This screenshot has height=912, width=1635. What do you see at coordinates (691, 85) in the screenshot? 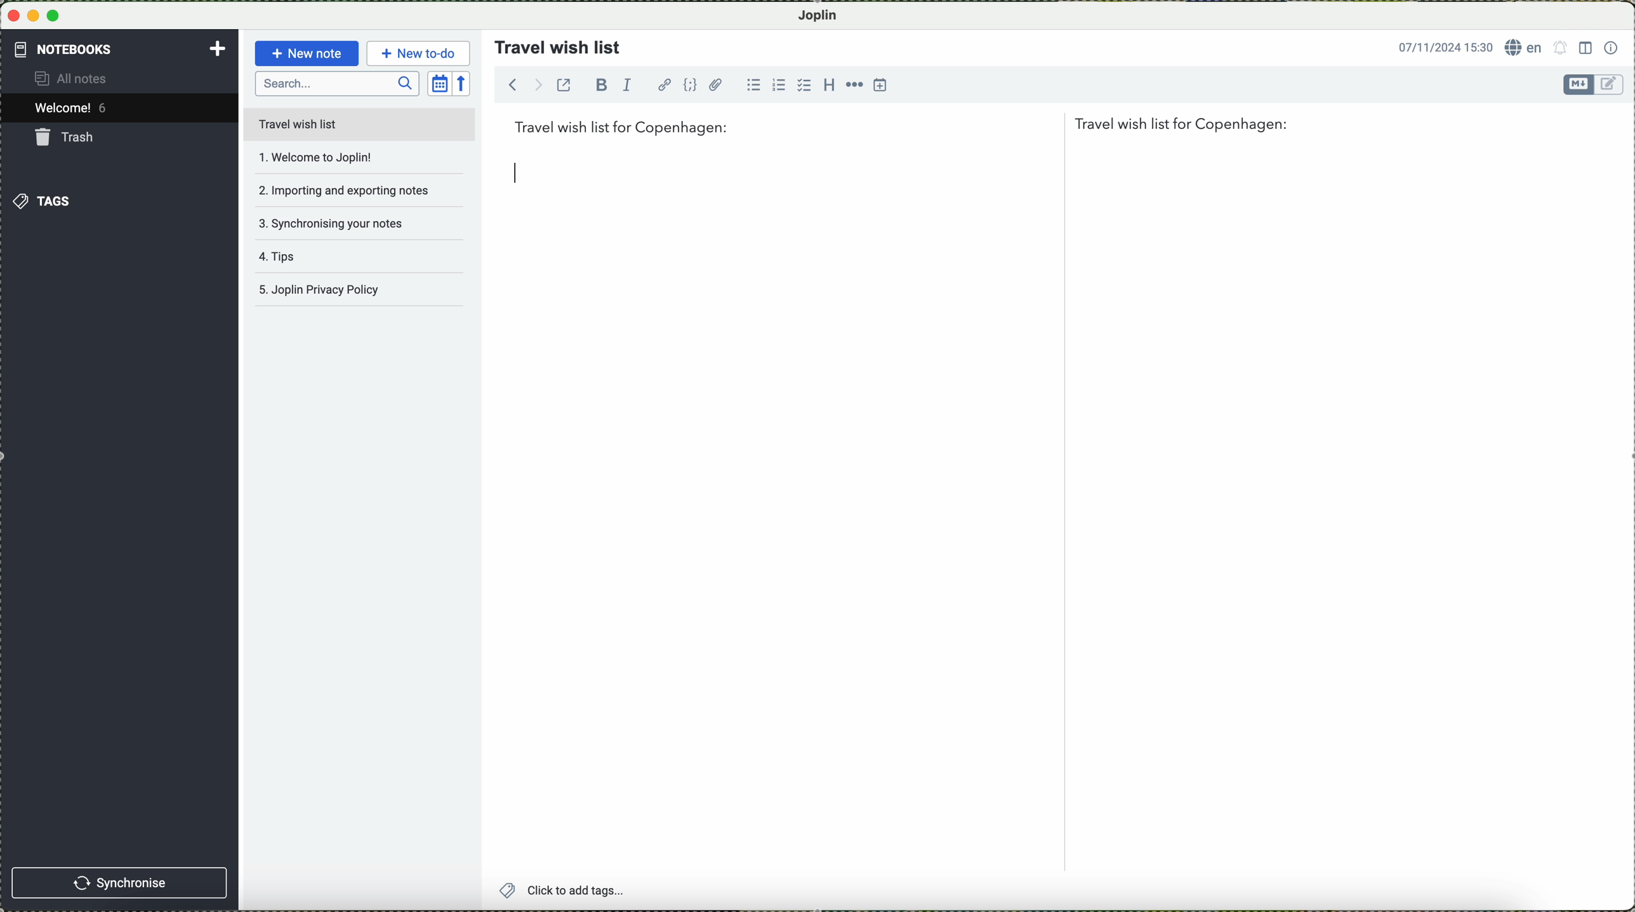
I see `code` at bounding box center [691, 85].